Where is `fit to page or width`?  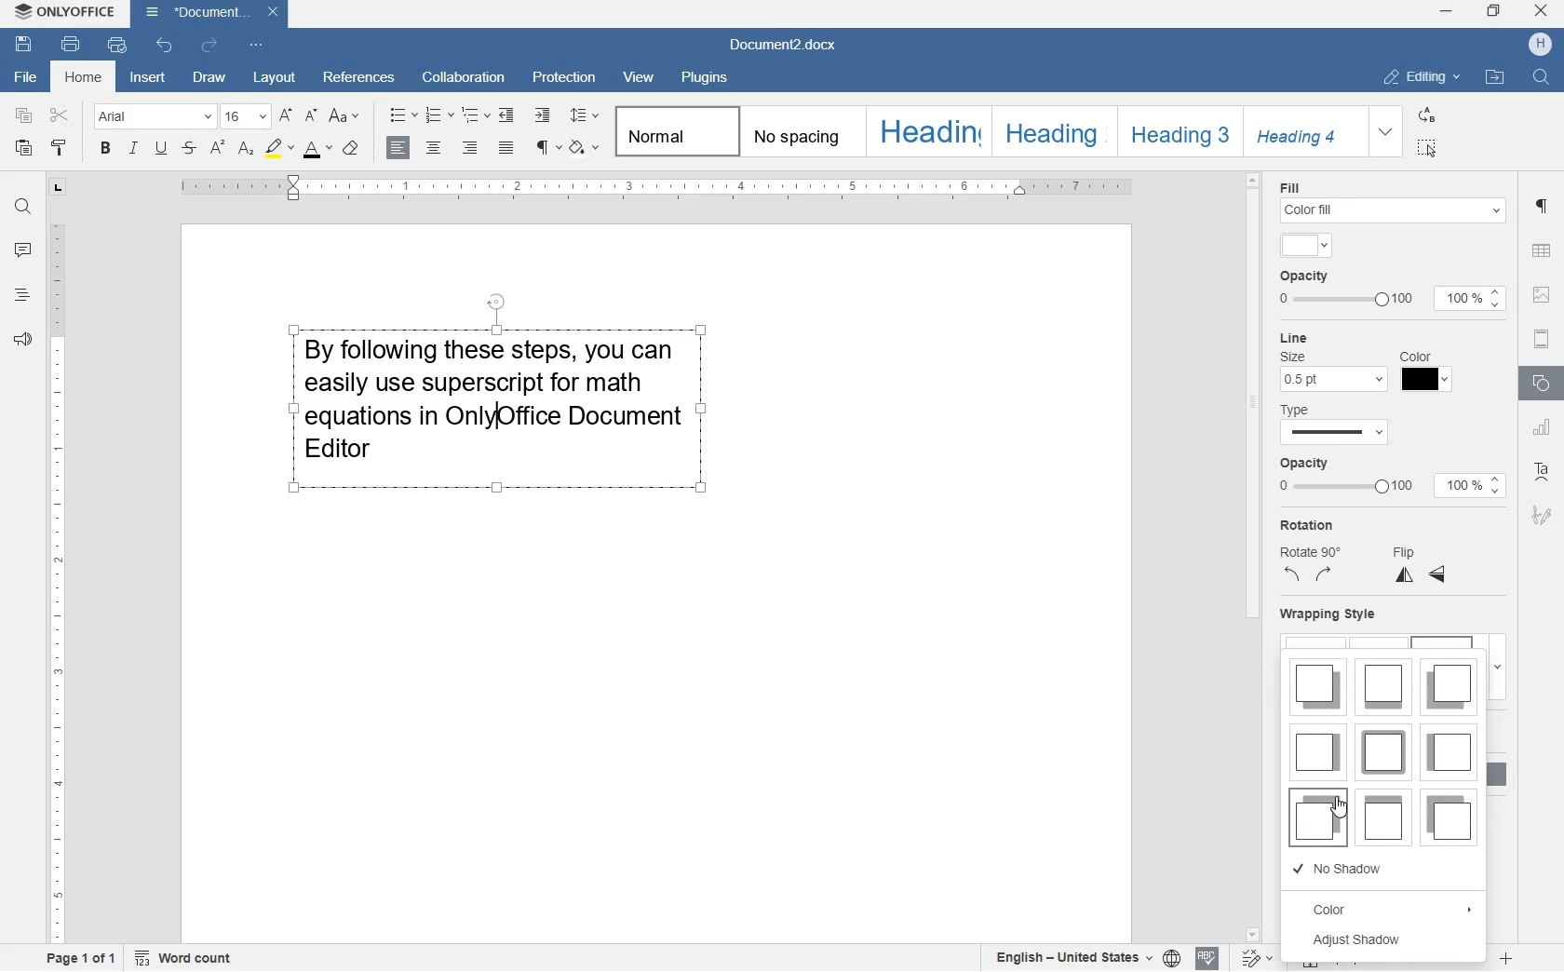
fit to page or width is located at coordinates (1329, 965).